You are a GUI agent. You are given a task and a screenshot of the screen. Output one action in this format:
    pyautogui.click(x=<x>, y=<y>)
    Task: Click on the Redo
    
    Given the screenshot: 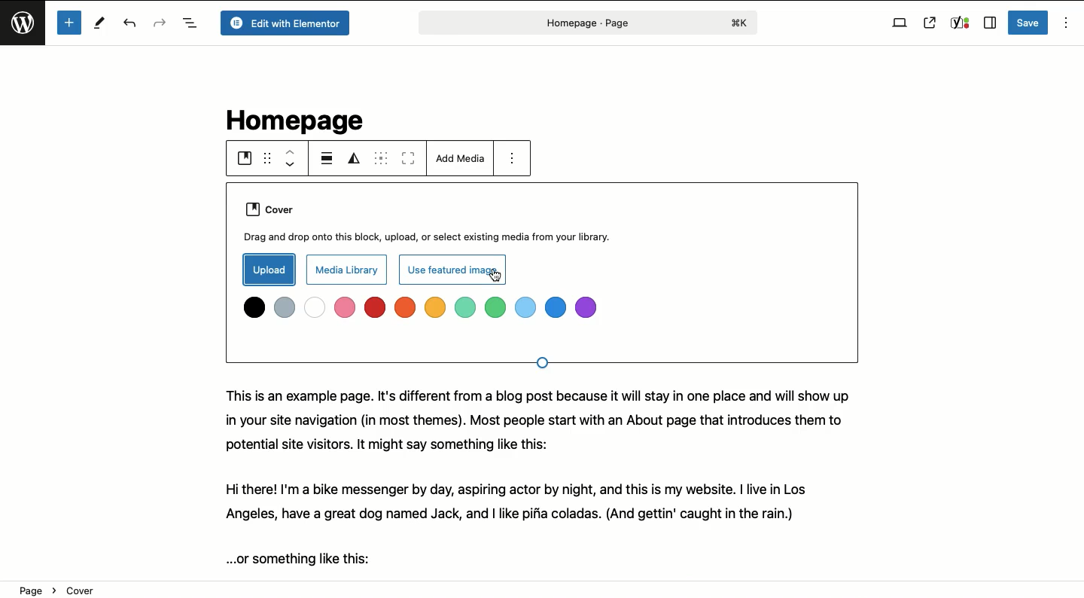 What is the action you would take?
    pyautogui.click(x=160, y=22)
    